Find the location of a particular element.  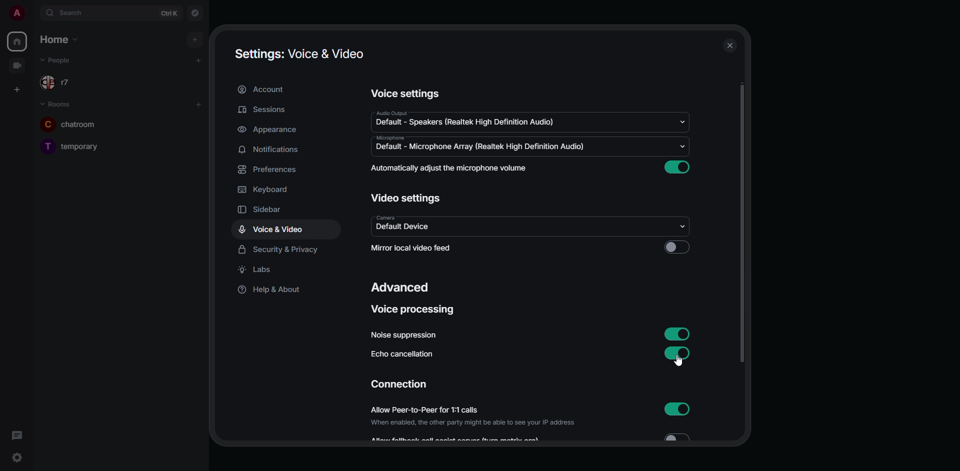

people is located at coordinates (63, 82).